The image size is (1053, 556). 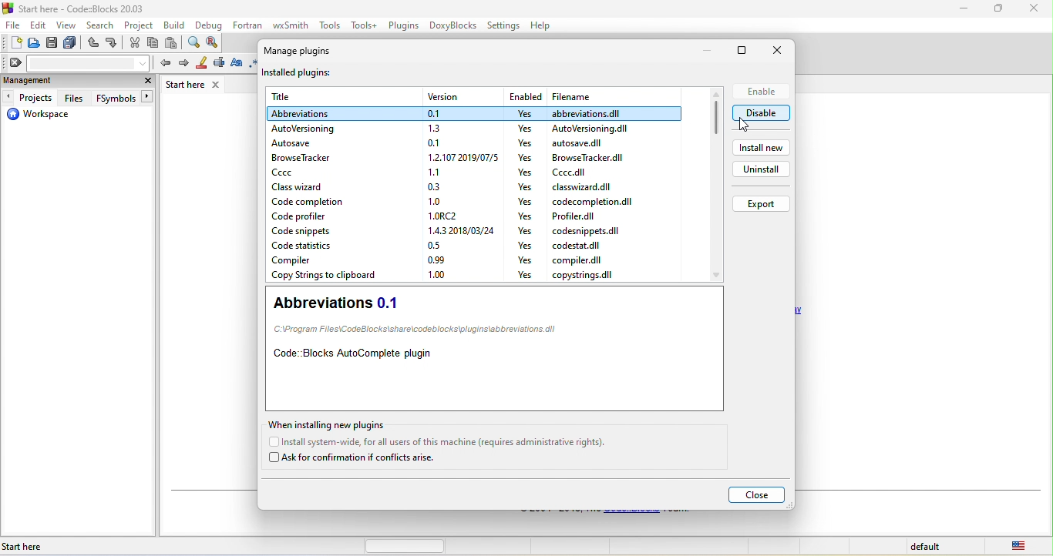 What do you see at coordinates (574, 172) in the screenshot?
I see `file` at bounding box center [574, 172].